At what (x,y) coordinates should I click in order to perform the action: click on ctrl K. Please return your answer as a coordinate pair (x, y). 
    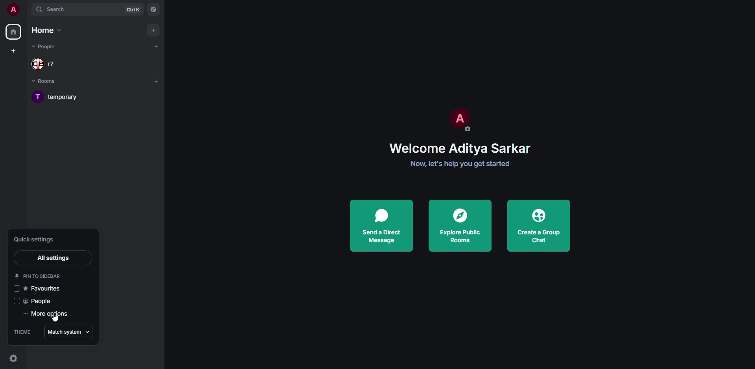
    Looking at the image, I should click on (133, 9).